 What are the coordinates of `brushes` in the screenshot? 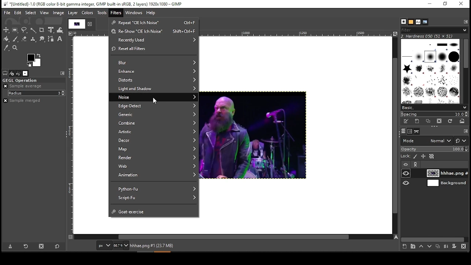 It's located at (404, 22).